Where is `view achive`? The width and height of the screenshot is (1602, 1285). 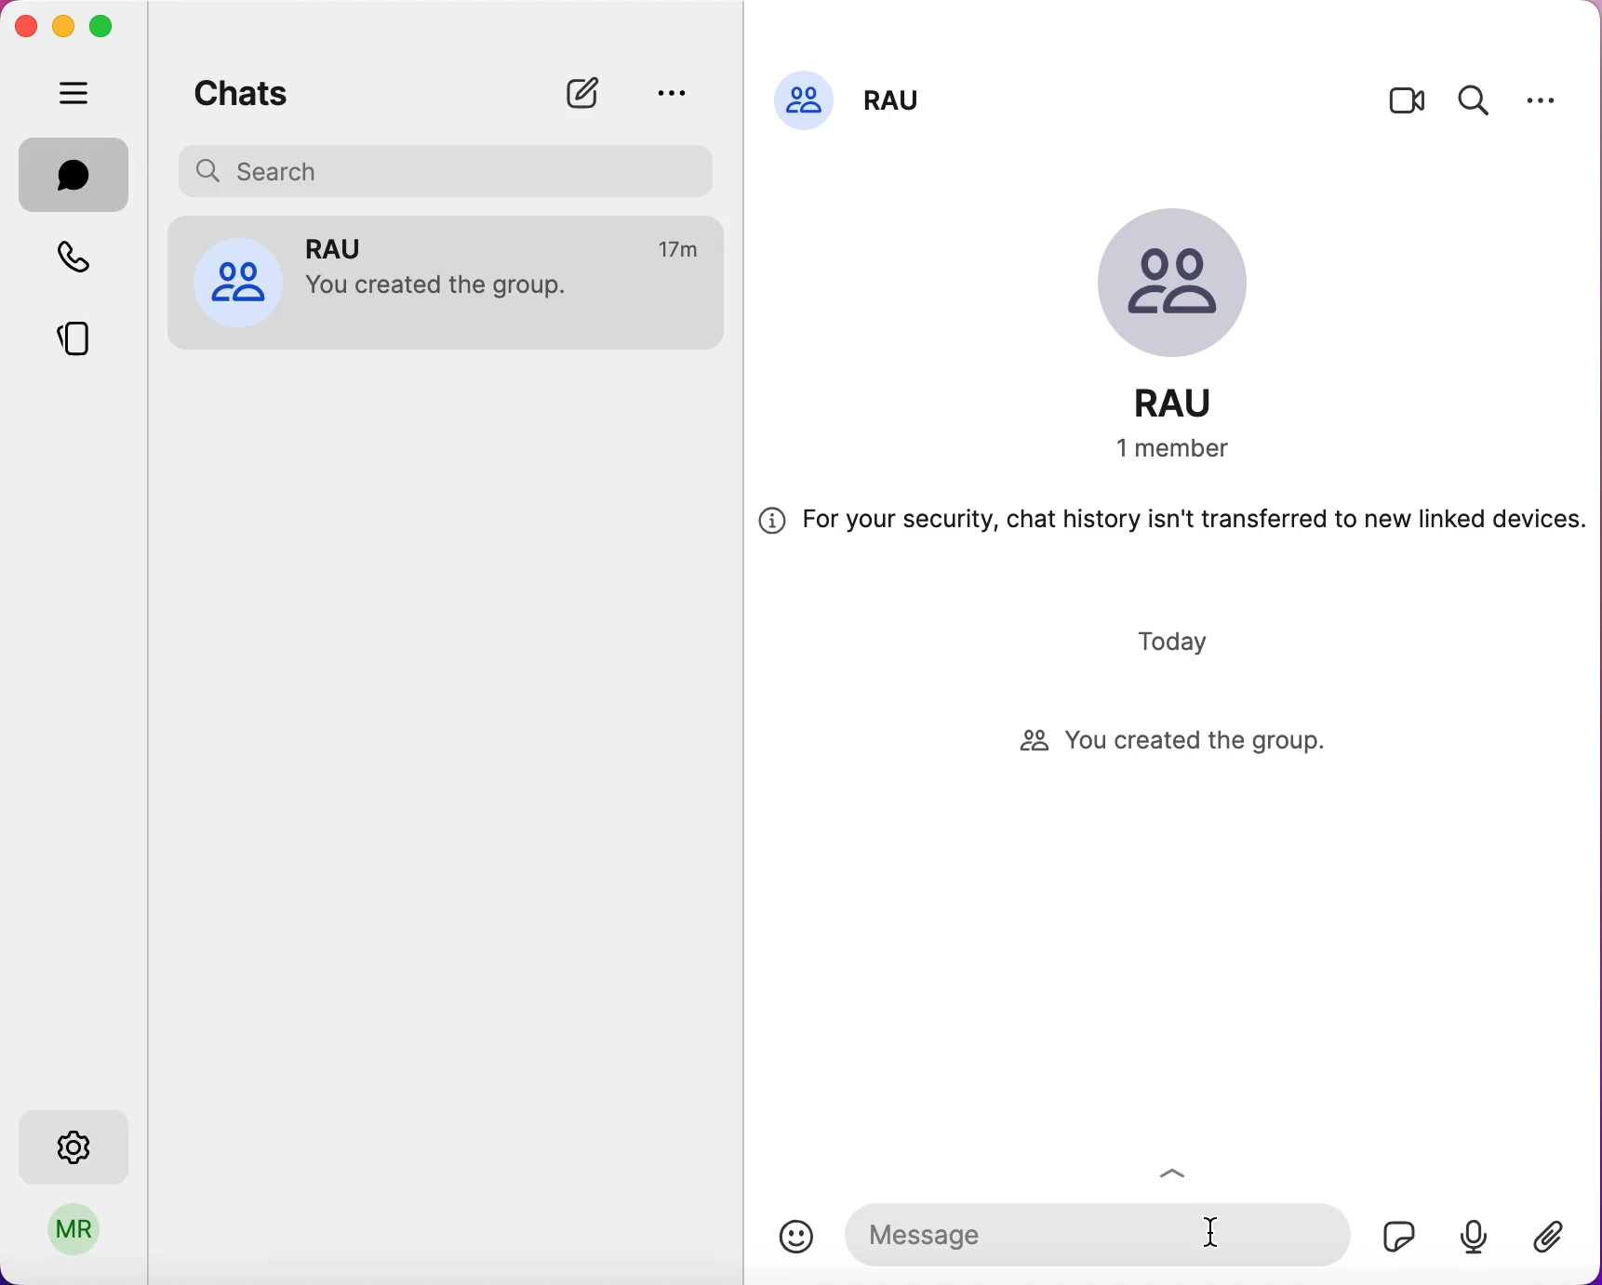
view achive is located at coordinates (670, 92).